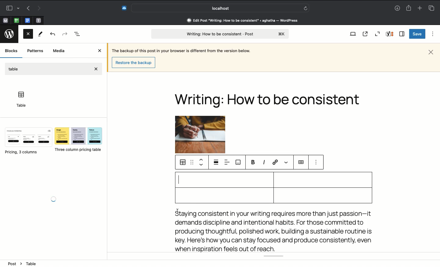 The image size is (440, 267). I want to click on Image, so click(200, 129).